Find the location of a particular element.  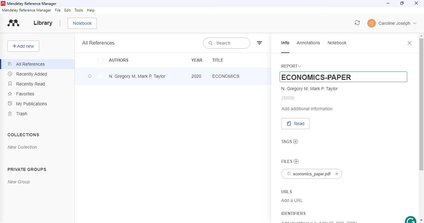

favorites is located at coordinates (21, 94).